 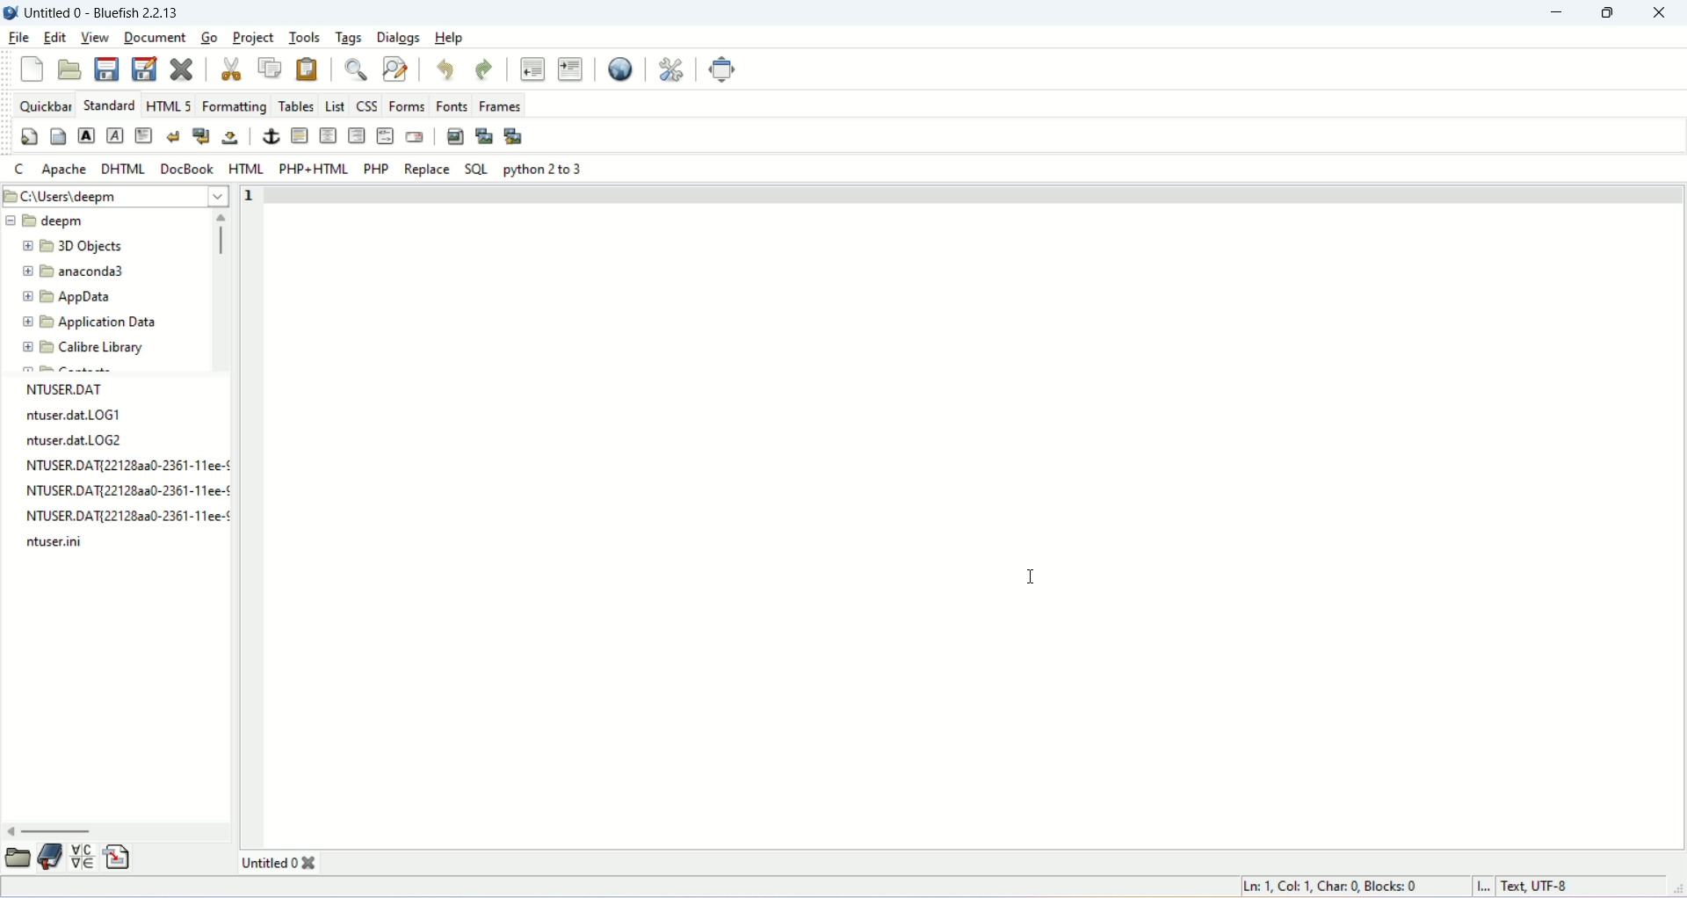 I want to click on  C\Users\deepm, so click(x=71, y=199).